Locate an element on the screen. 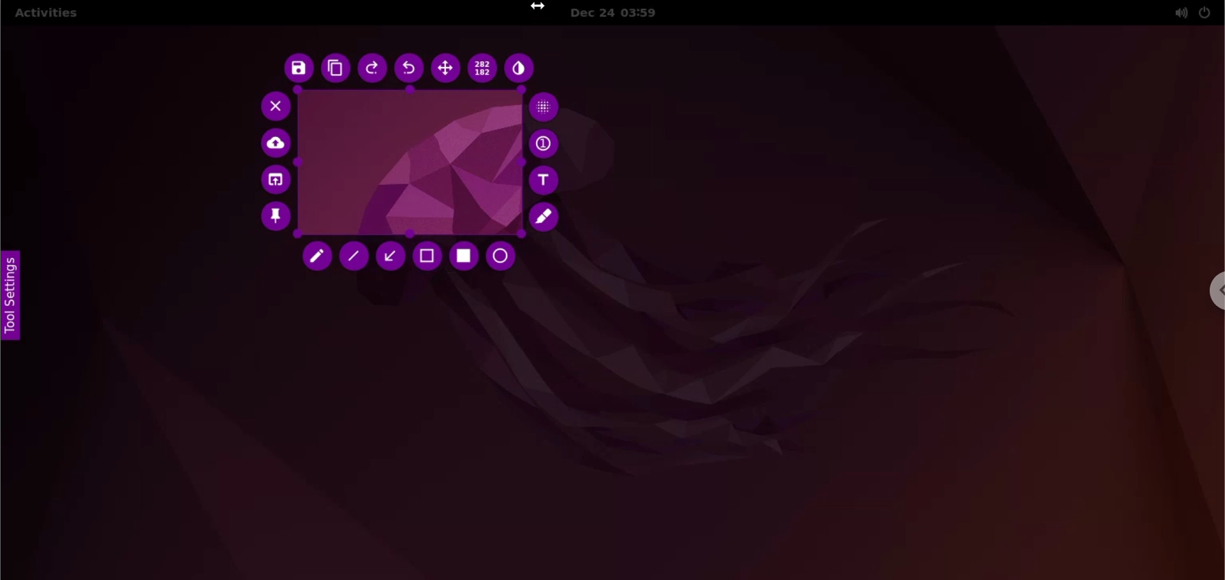  circle is located at coordinates (510, 259).